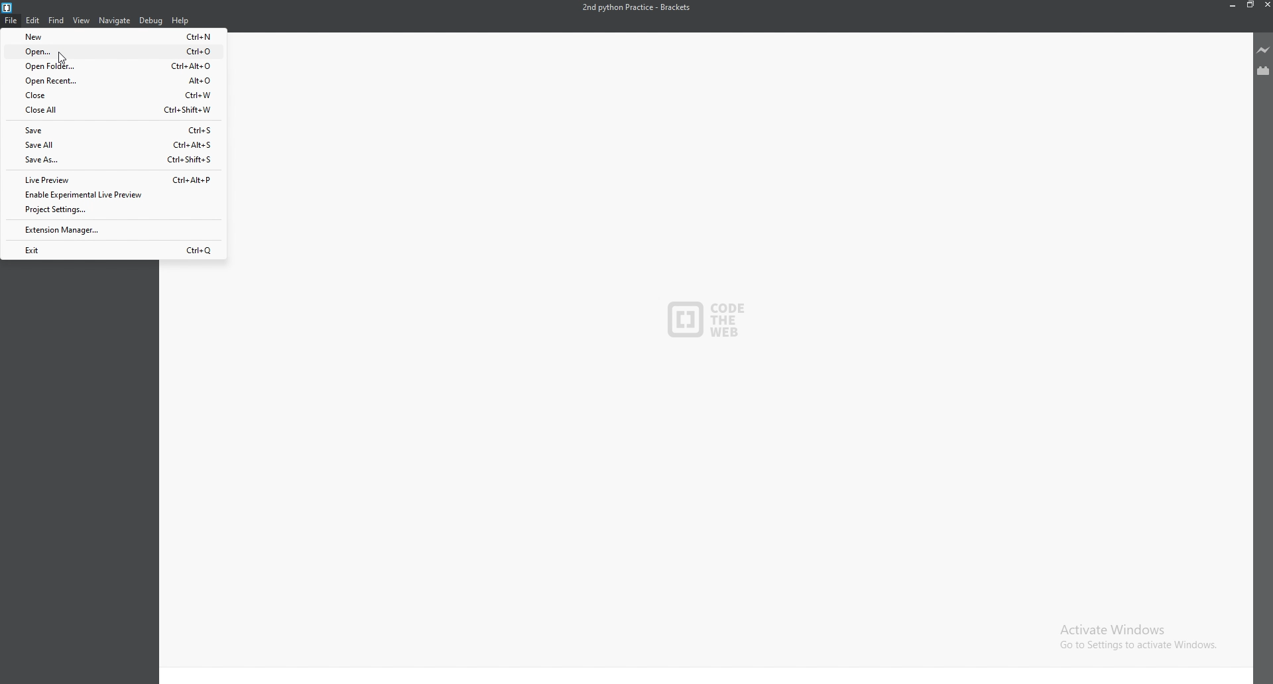 This screenshot has width=1273, height=684. Describe the element at coordinates (33, 21) in the screenshot. I see `edit` at that location.